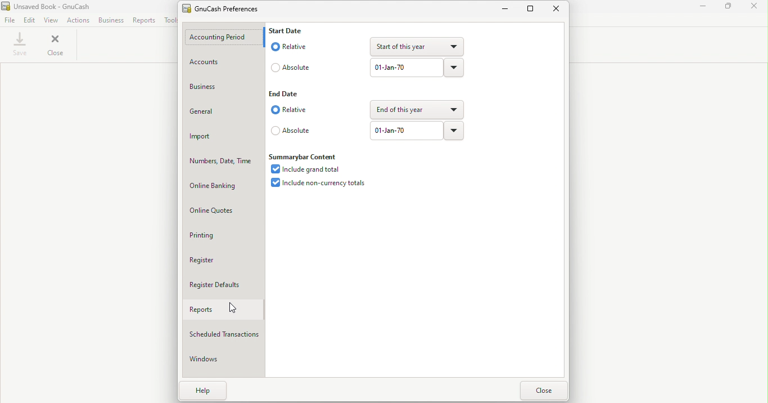  What do you see at coordinates (308, 169) in the screenshot?
I see `Include grand total` at bounding box center [308, 169].